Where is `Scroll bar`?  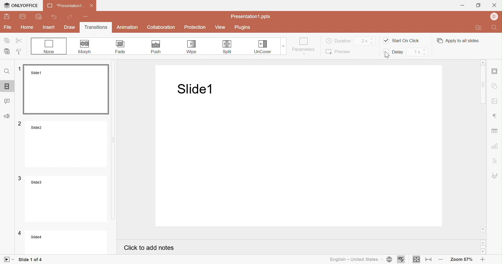 Scroll bar is located at coordinates (483, 145).